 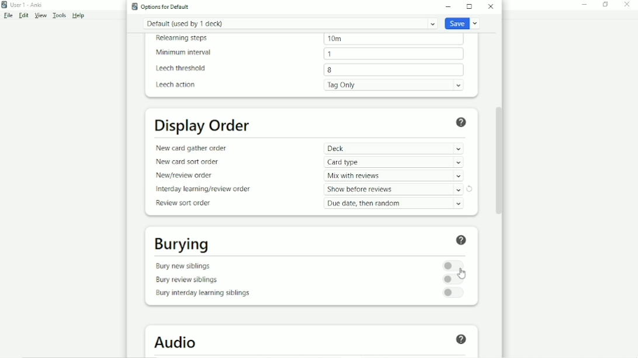 What do you see at coordinates (453, 293) in the screenshot?
I see `Toggle on/off` at bounding box center [453, 293].